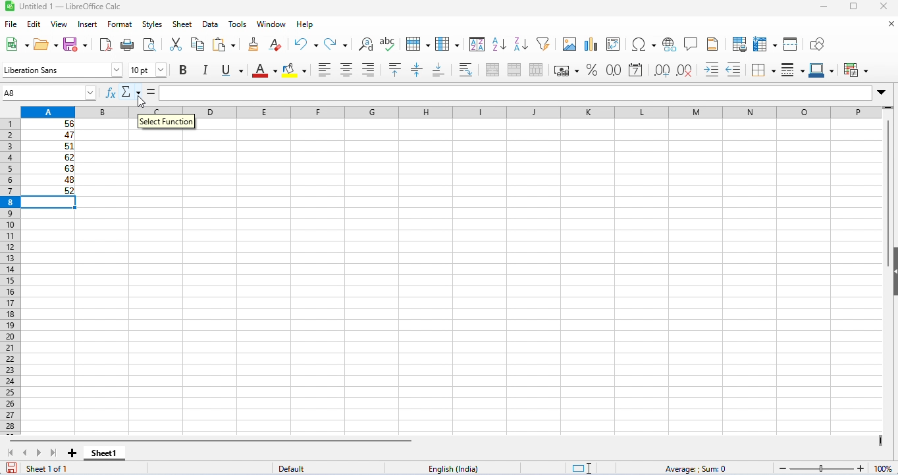 The image size is (898, 475). Describe the element at coordinates (818, 45) in the screenshot. I see `show draw functions` at that location.